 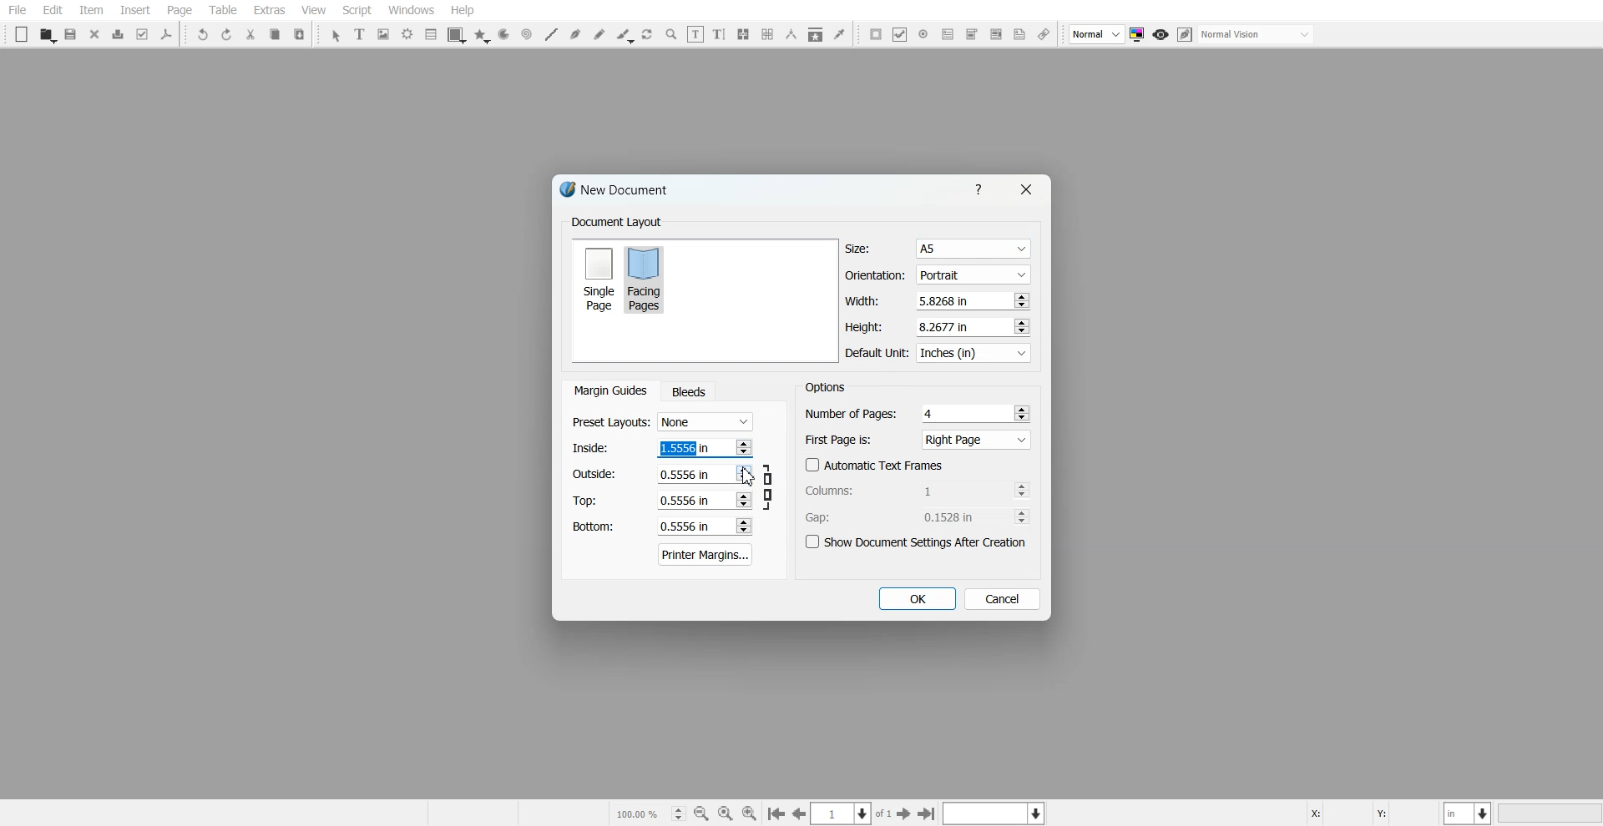 I want to click on OK, so click(x=916, y=599).